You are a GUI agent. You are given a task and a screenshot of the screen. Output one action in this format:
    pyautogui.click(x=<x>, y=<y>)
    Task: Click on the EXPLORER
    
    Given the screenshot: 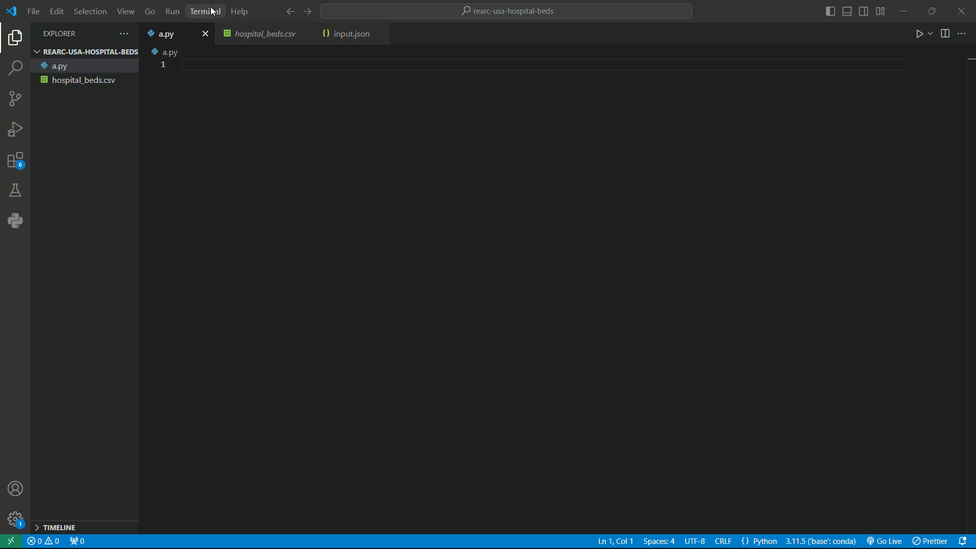 What is the action you would take?
    pyautogui.click(x=77, y=33)
    